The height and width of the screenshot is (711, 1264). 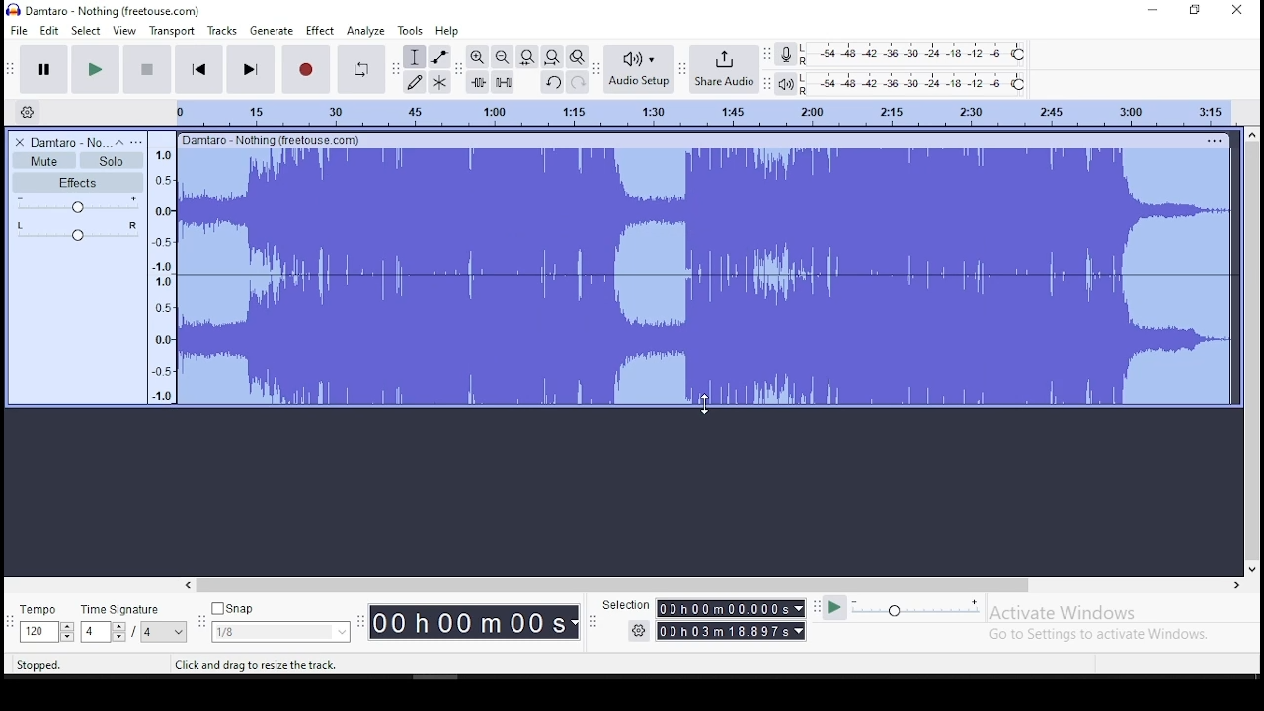 What do you see at coordinates (527, 57) in the screenshot?
I see `fit project to width` at bounding box center [527, 57].